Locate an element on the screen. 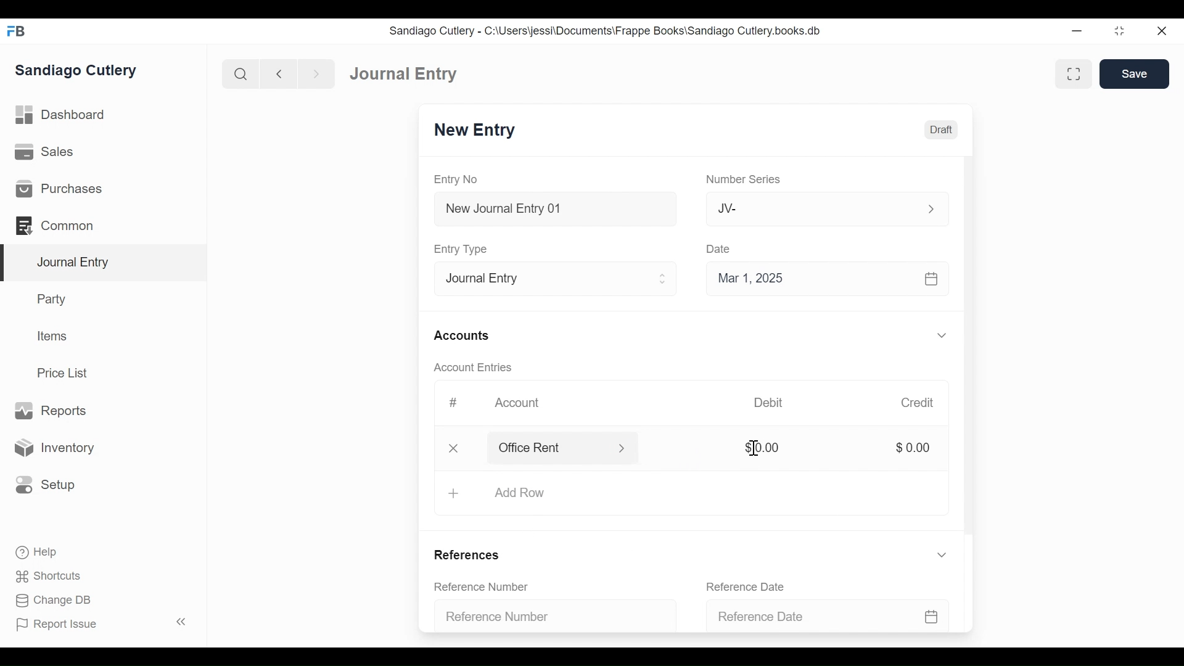 This screenshot has height=666, width=1184. Shortcuts is located at coordinates (43, 577).